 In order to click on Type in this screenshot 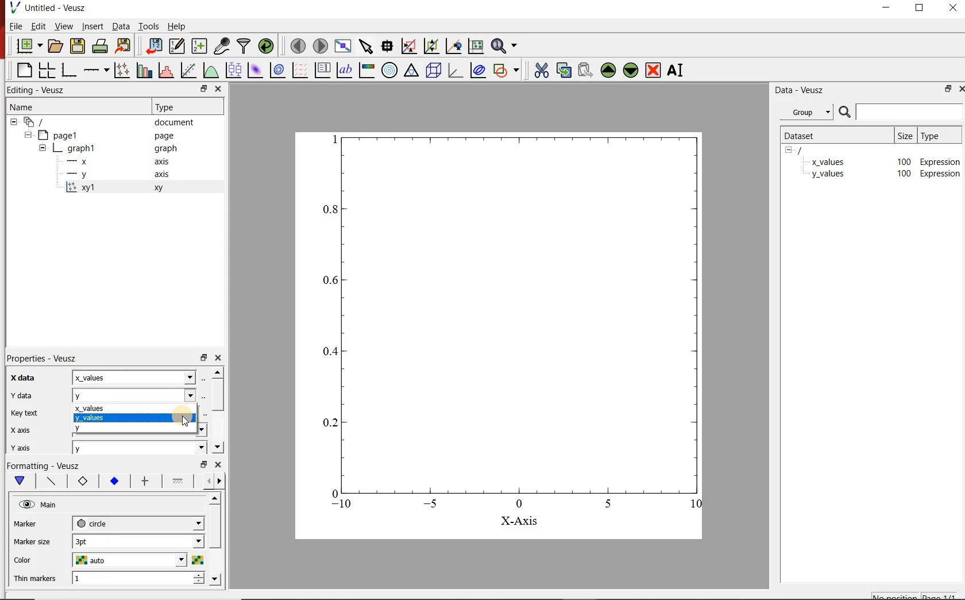, I will do `click(173, 107)`.